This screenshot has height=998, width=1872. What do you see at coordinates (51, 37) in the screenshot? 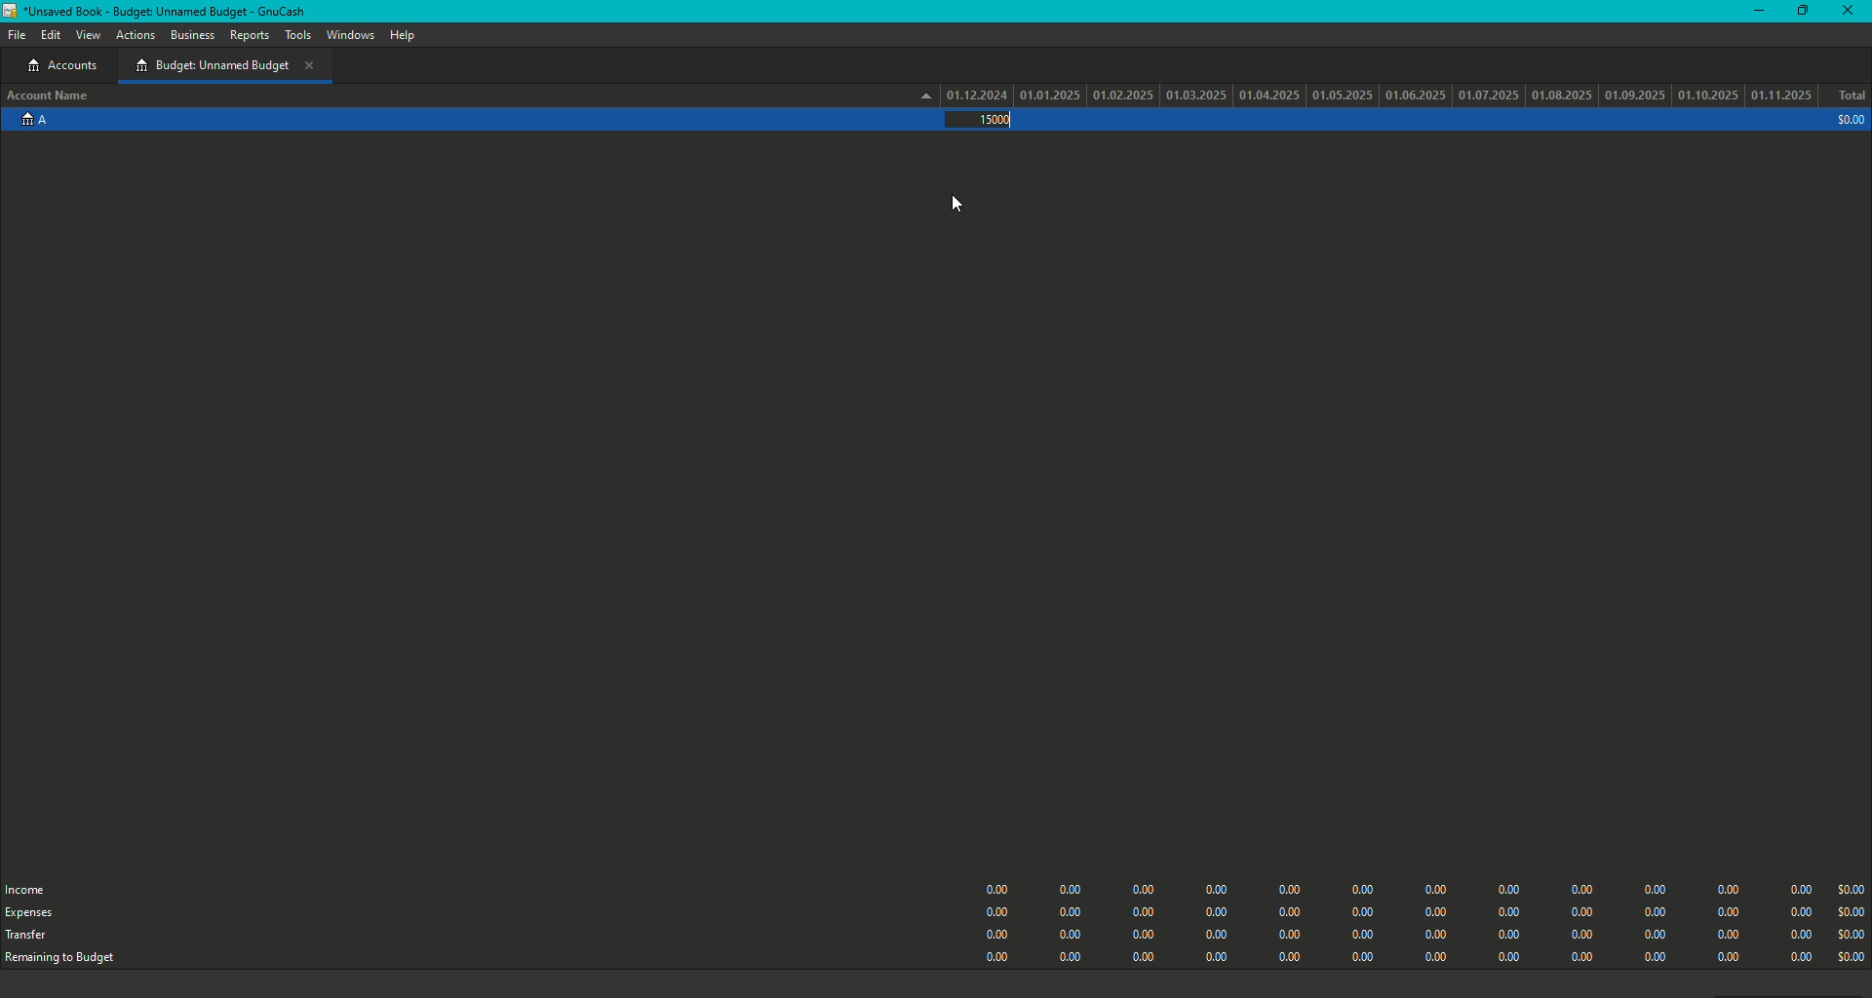
I see `Edit` at bounding box center [51, 37].